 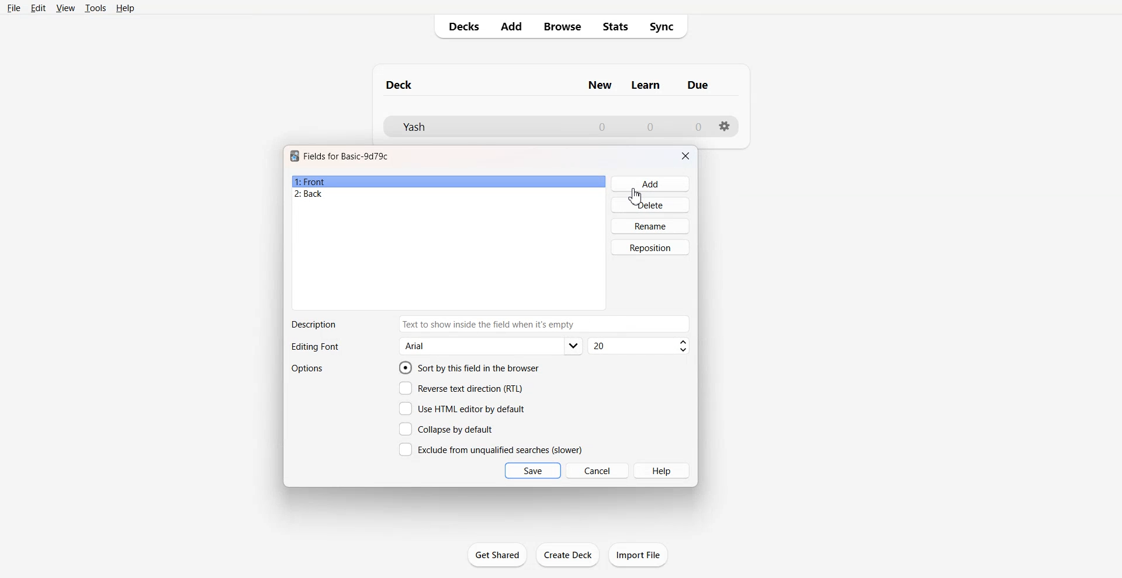 What do you see at coordinates (602, 127) in the screenshot?
I see `Number of New cards` at bounding box center [602, 127].